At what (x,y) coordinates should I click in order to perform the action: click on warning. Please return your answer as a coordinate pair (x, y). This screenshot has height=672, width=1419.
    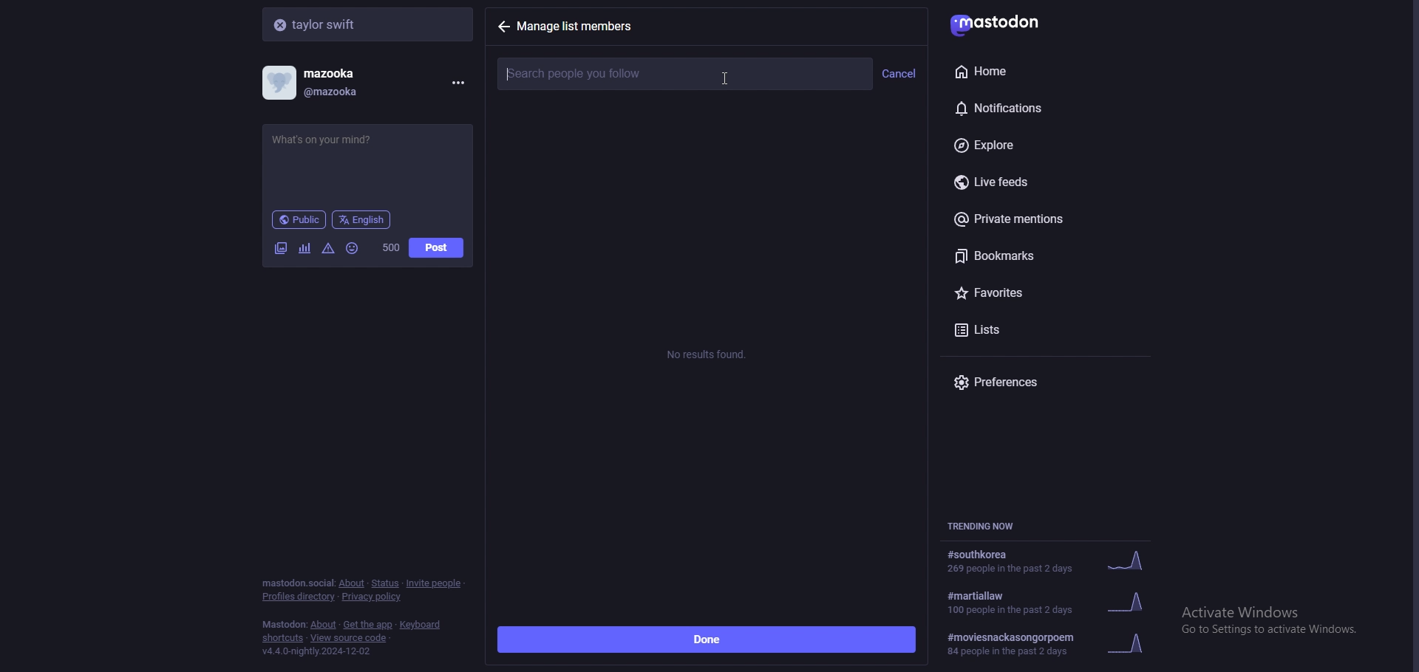
    Looking at the image, I should click on (329, 247).